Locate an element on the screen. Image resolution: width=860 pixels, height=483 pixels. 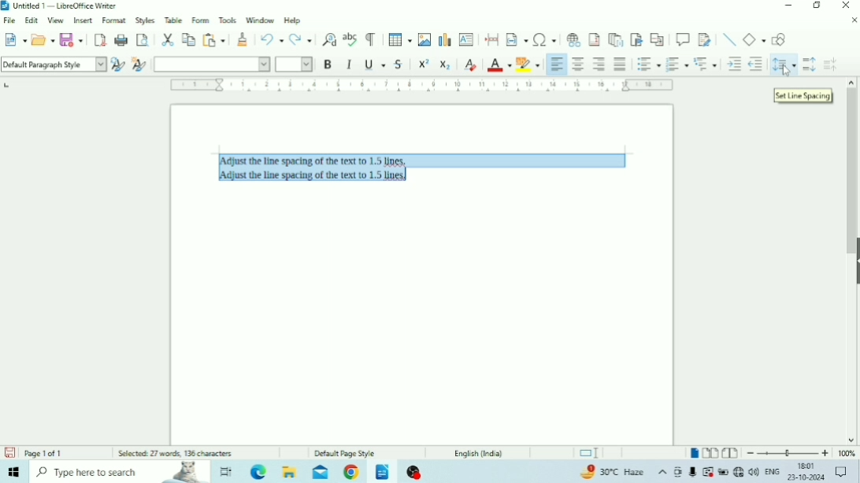
Close is located at coordinates (847, 6).